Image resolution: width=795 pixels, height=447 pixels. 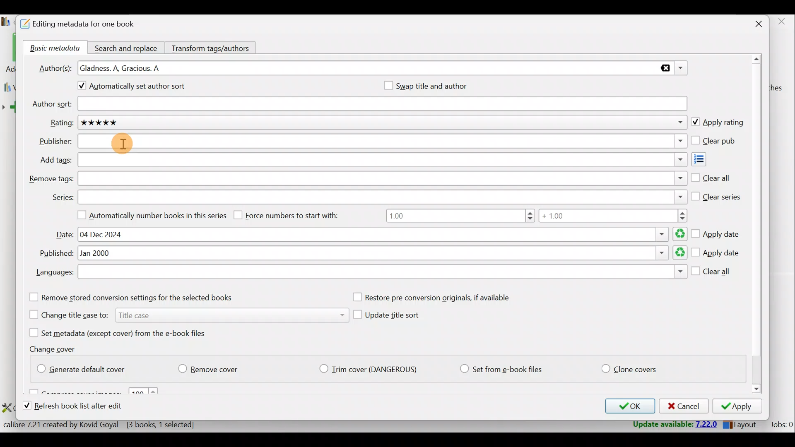 What do you see at coordinates (149, 214) in the screenshot?
I see `Automatically number books in this series` at bounding box center [149, 214].